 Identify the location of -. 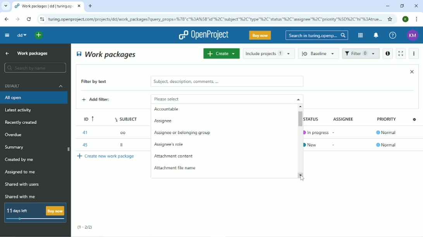
(335, 131).